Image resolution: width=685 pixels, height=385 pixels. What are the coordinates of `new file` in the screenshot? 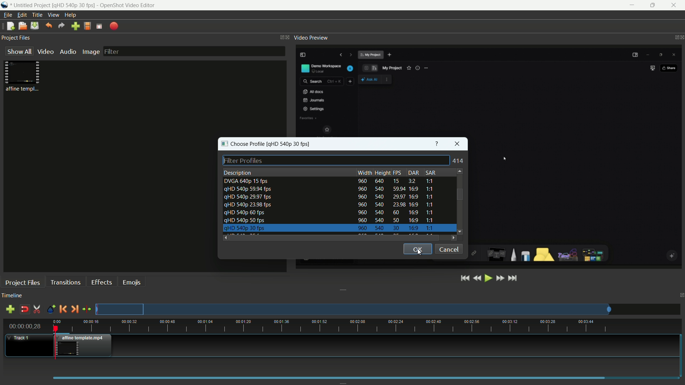 It's located at (10, 26).